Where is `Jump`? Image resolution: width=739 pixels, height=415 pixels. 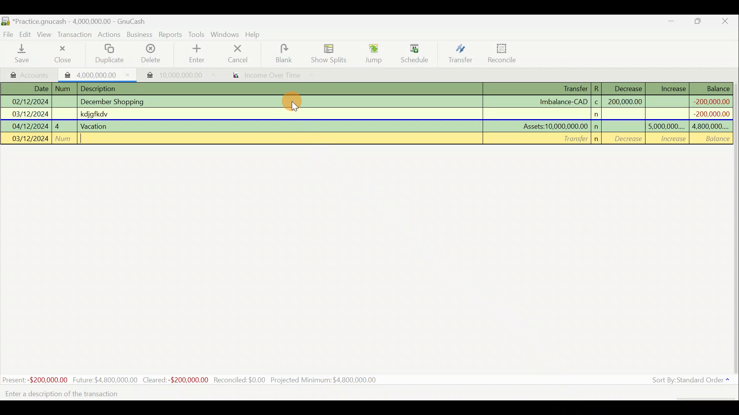
Jump is located at coordinates (371, 53).